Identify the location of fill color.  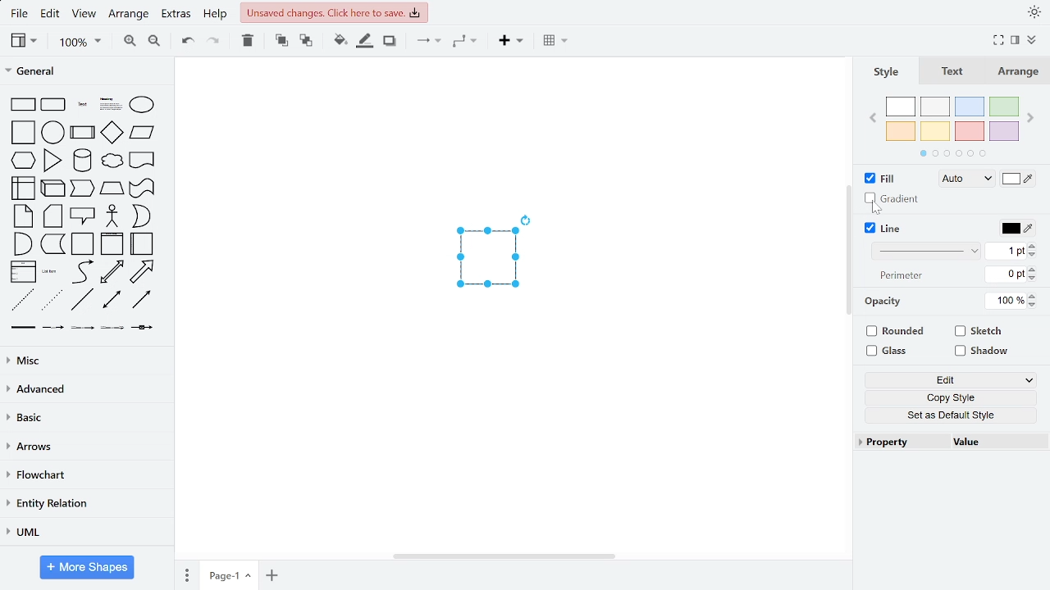
(340, 42).